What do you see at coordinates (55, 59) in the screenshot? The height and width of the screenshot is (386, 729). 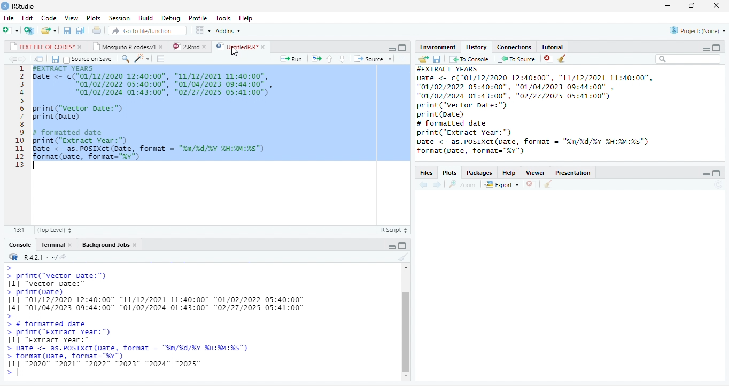 I see `save` at bounding box center [55, 59].